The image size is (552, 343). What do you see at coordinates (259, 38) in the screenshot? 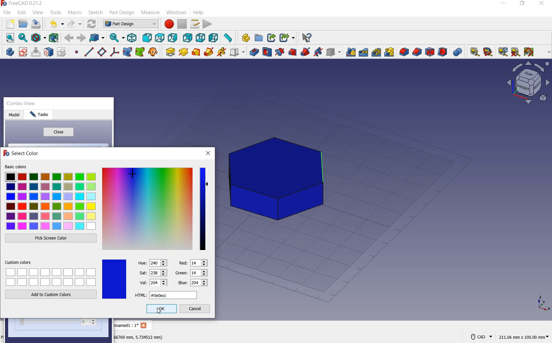
I see `create group` at bounding box center [259, 38].